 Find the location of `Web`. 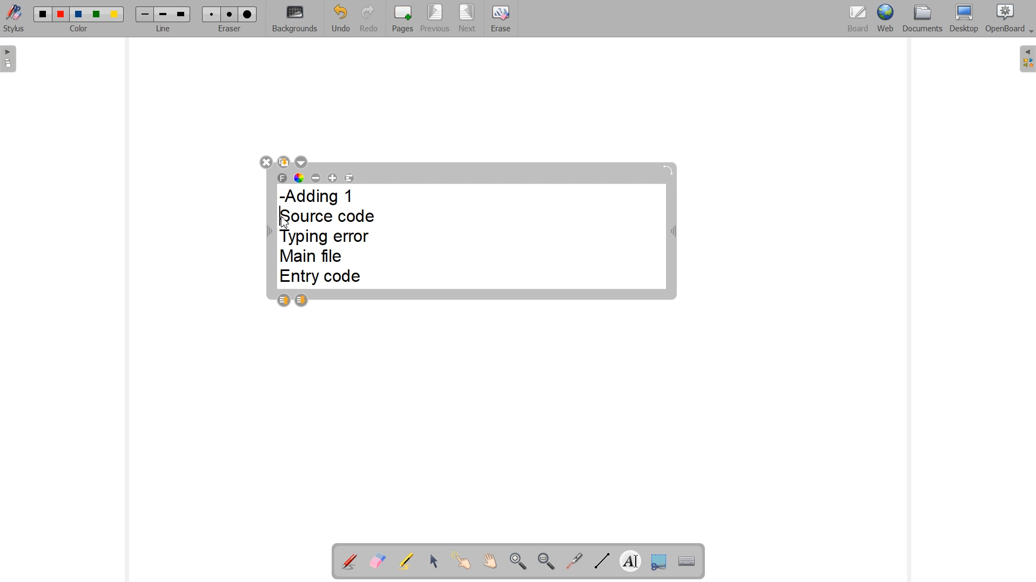

Web is located at coordinates (885, 19).